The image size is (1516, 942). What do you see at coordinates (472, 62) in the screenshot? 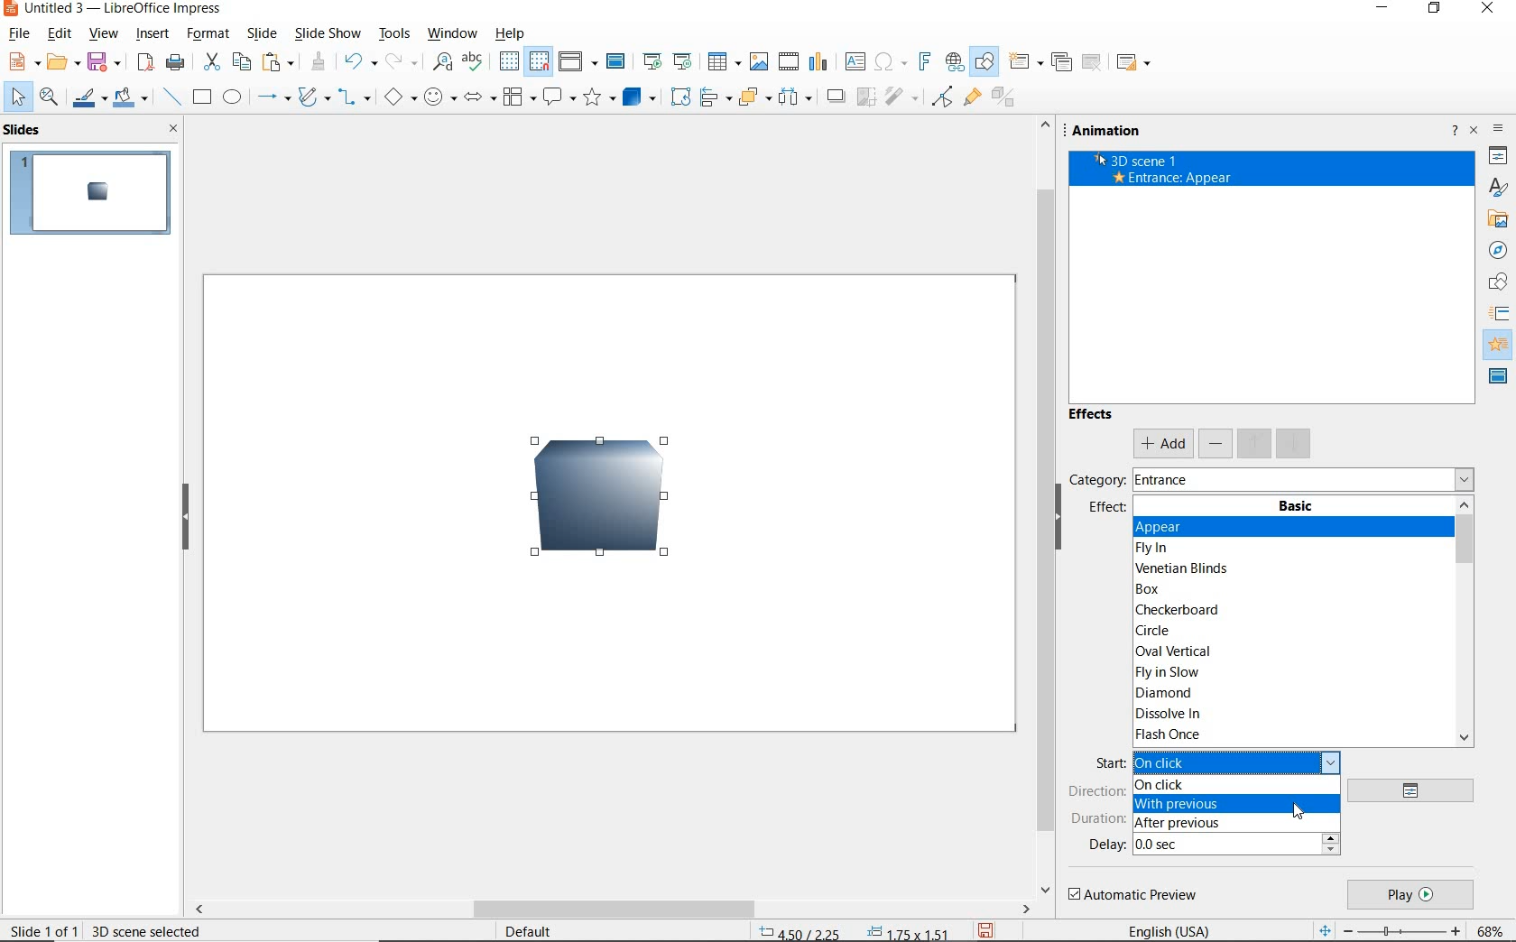
I see `spelling` at bounding box center [472, 62].